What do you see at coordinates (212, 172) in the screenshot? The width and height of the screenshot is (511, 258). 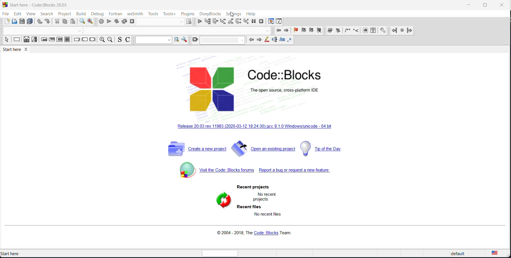 I see `forum` at bounding box center [212, 172].